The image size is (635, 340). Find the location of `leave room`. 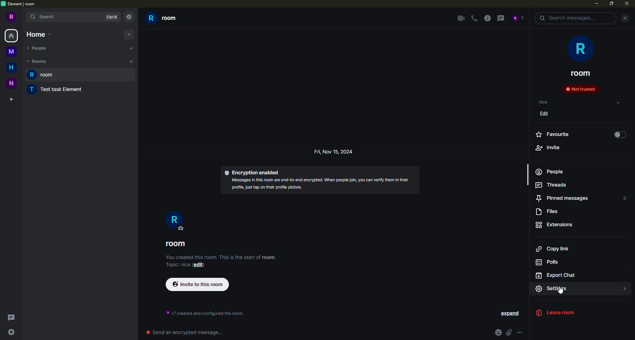

leave room is located at coordinates (561, 313).